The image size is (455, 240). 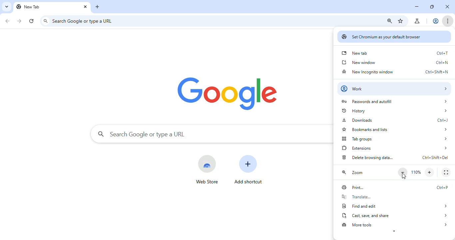 What do you see at coordinates (395, 139) in the screenshot?
I see `tab groups` at bounding box center [395, 139].